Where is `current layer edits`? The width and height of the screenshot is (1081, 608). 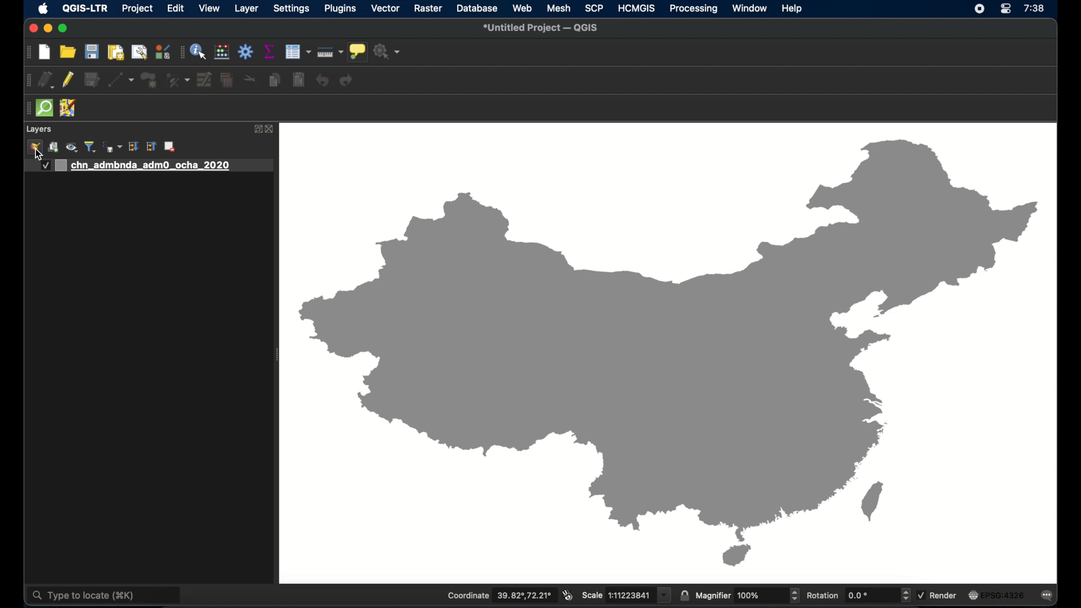
current layer edits is located at coordinates (46, 80).